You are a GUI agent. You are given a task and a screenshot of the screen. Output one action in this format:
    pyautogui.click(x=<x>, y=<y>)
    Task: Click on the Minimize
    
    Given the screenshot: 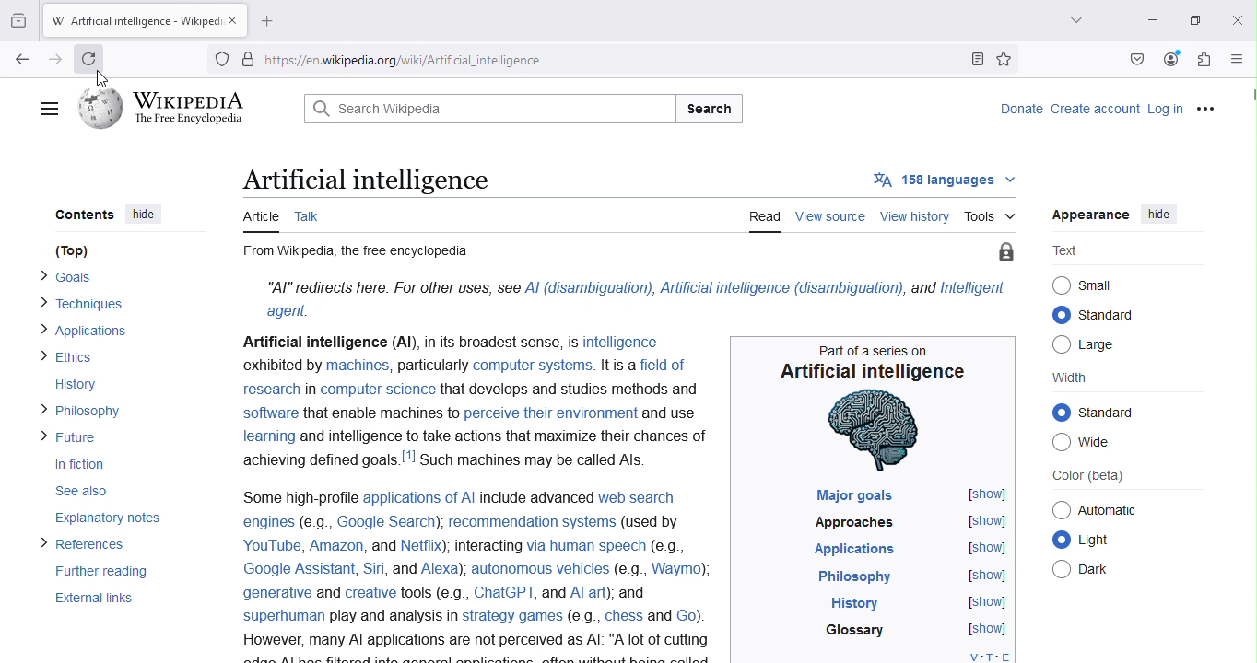 What is the action you would take?
    pyautogui.click(x=1143, y=21)
    